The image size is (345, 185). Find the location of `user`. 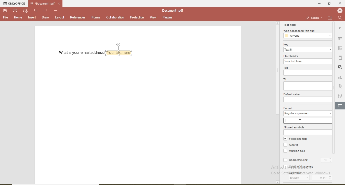

user is located at coordinates (339, 10).